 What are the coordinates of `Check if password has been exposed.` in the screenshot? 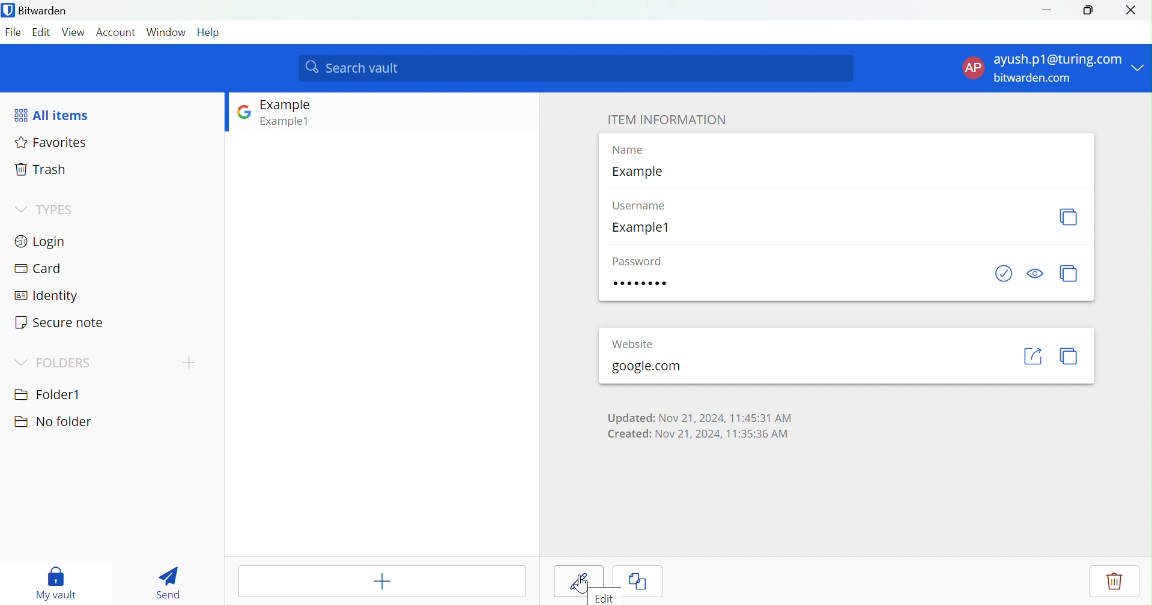 It's located at (1002, 274).